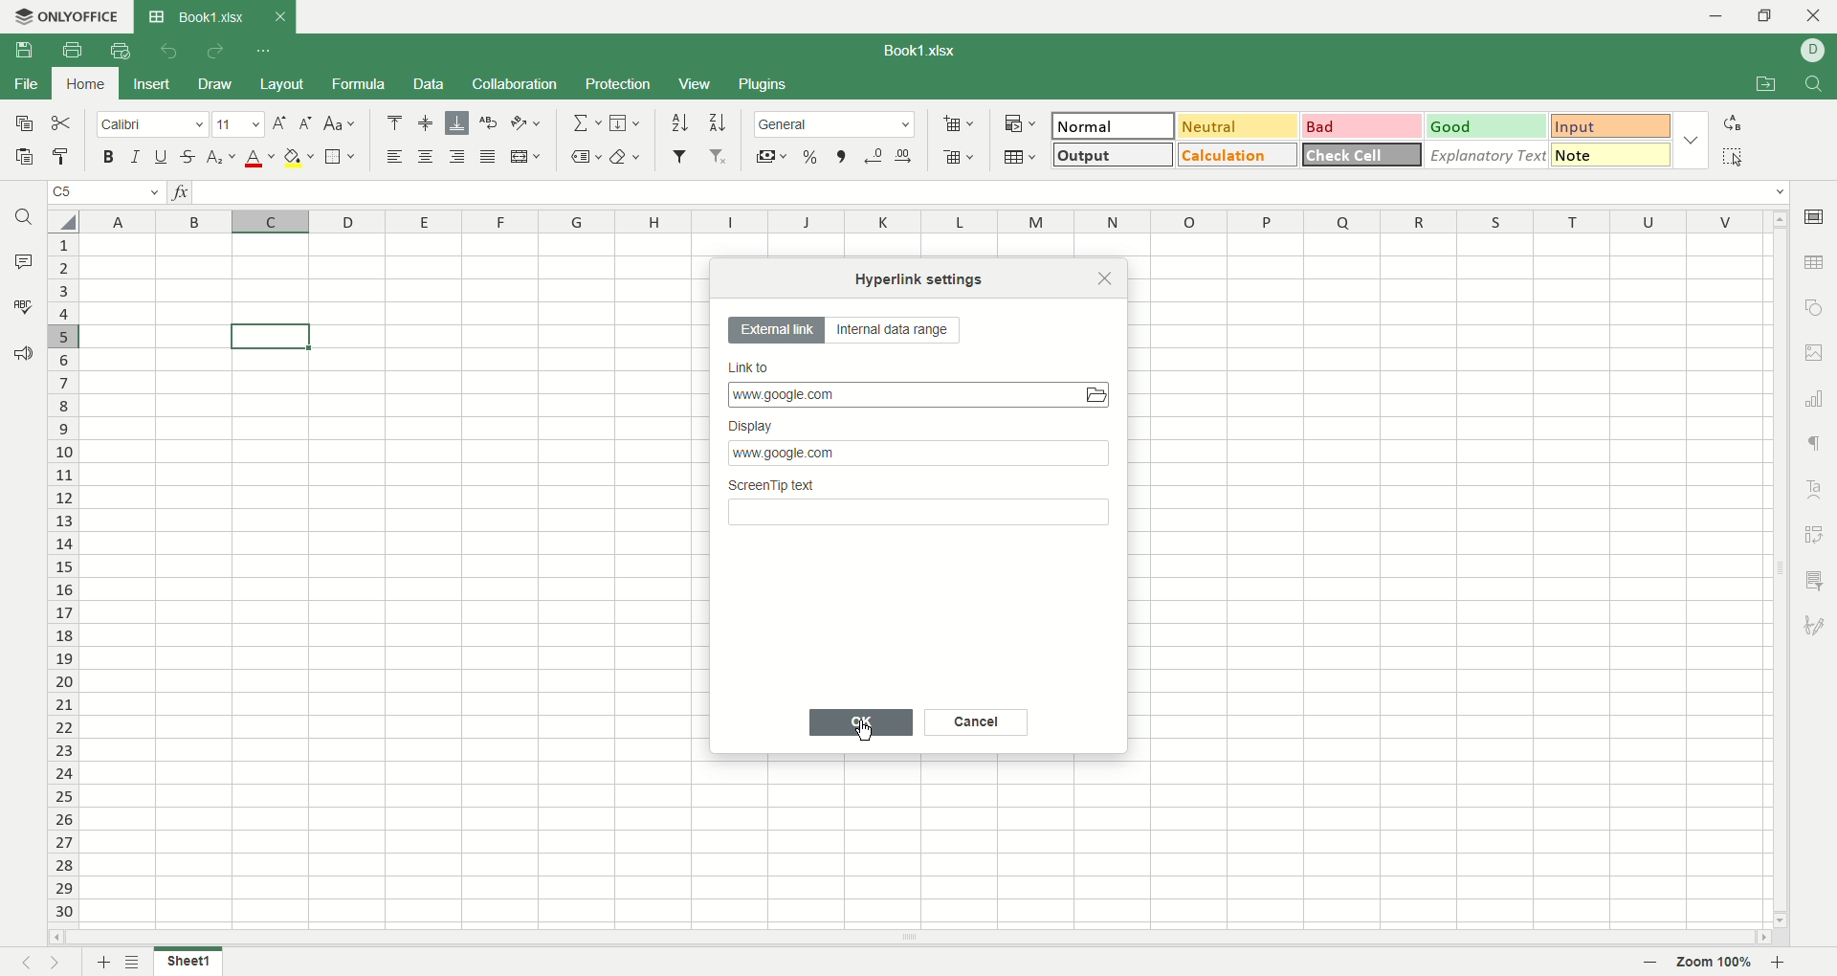  I want to click on summation, so click(585, 123).